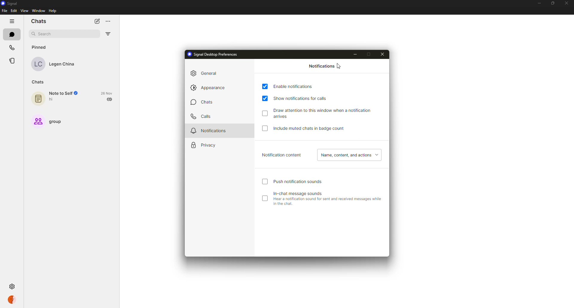 This screenshot has width=574, height=308. What do you see at coordinates (298, 182) in the screenshot?
I see `push notification sound` at bounding box center [298, 182].